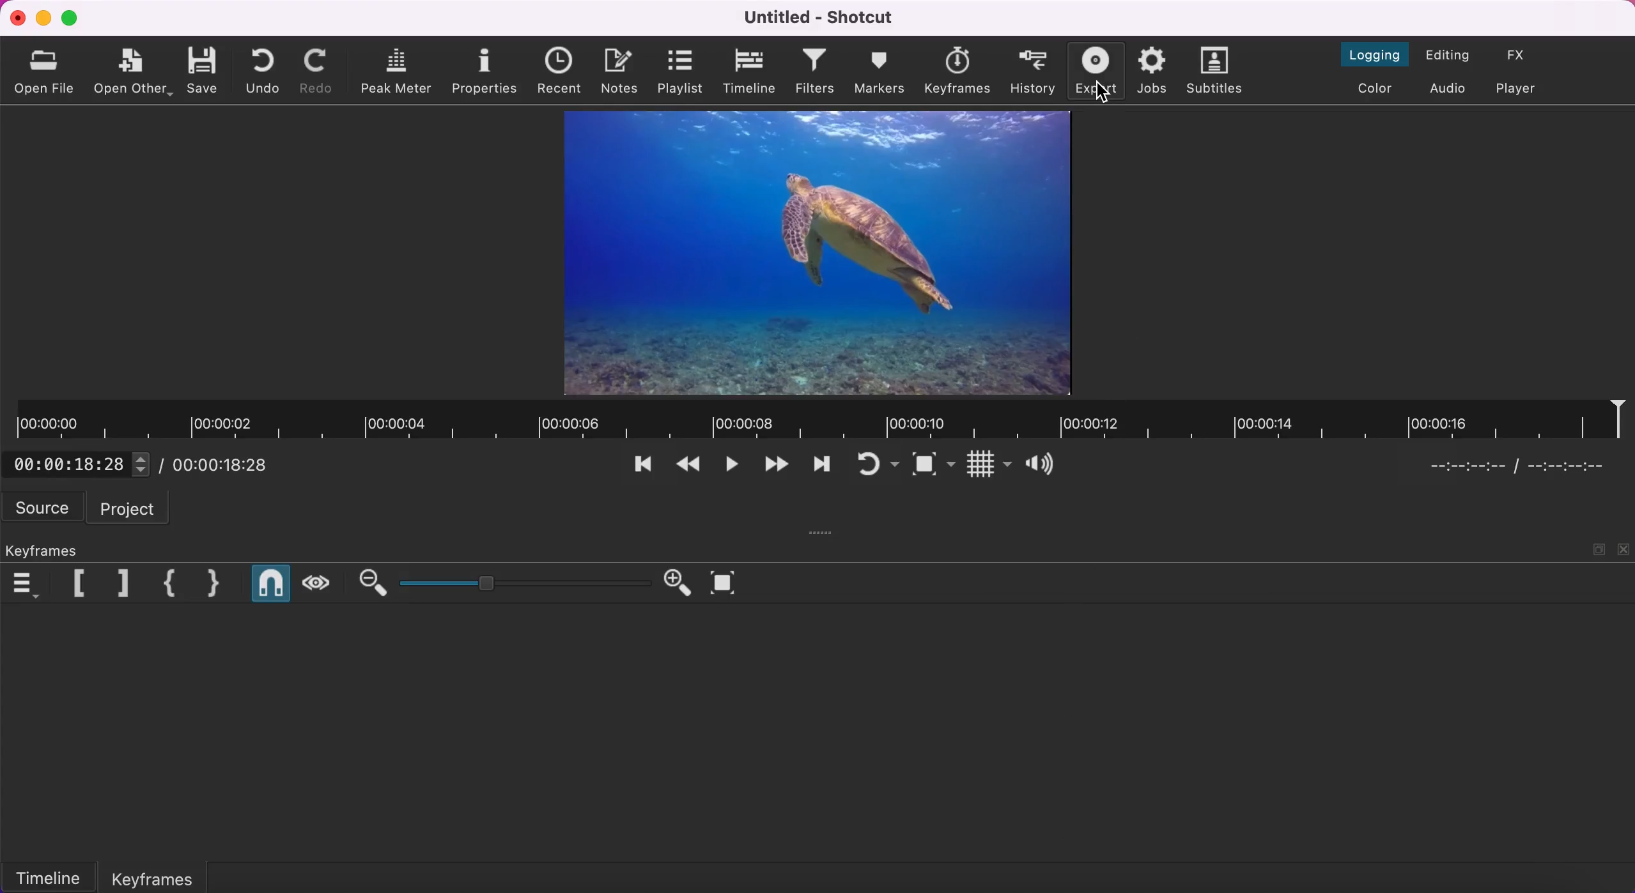 This screenshot has width=1635, height=893. What do you see at coordinates (1600, 542) in the screenshot?
I see `maximize controls` at bounding box center [1600, 542].